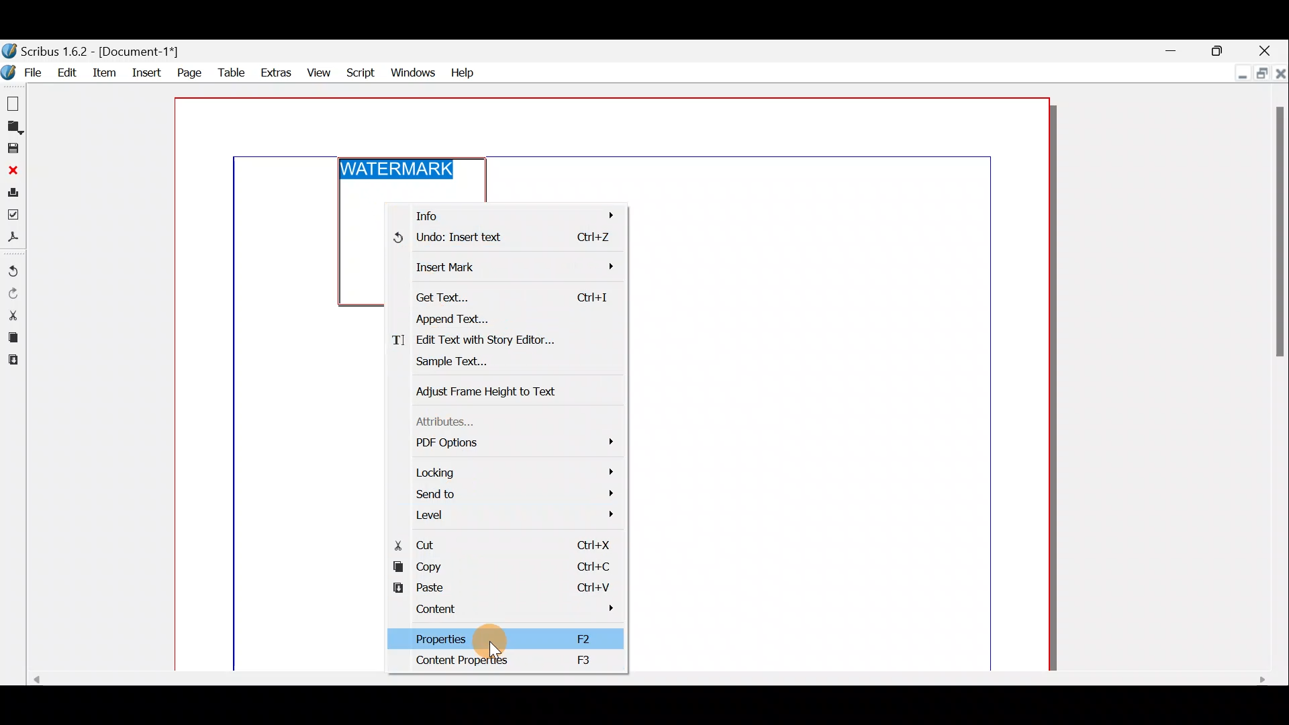 The image size is (1289, 725). What do you see at coordinates (1260, 72) in the screenshot?
I see `Maximise` at bounding box center [1260, 72].